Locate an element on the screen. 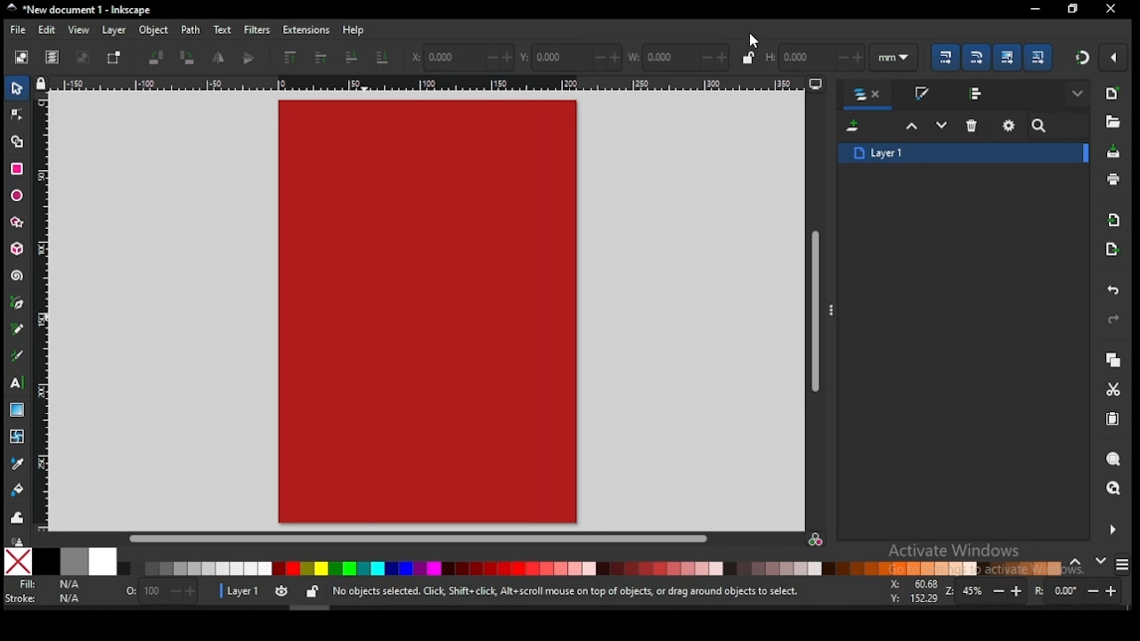 This screenshot has height=641, width=1140. object is located at coordinates (154, 31).